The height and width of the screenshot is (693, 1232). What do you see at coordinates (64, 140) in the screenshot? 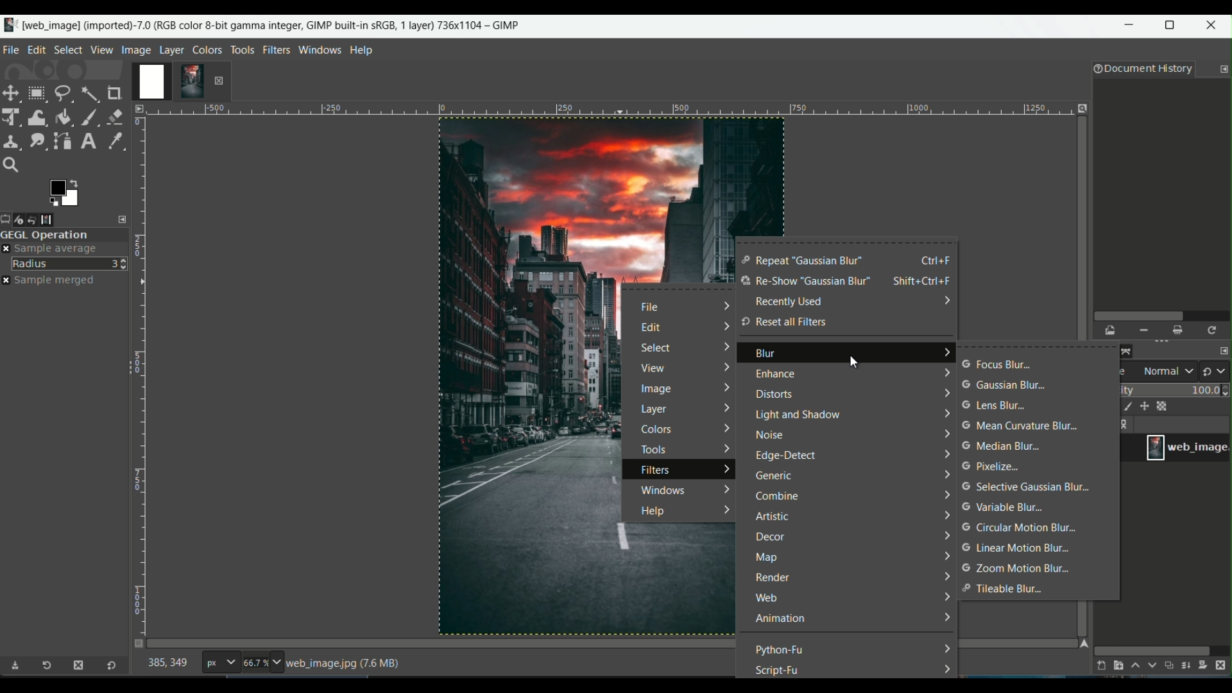
I see `path tool` at bounding box center [64, 140].